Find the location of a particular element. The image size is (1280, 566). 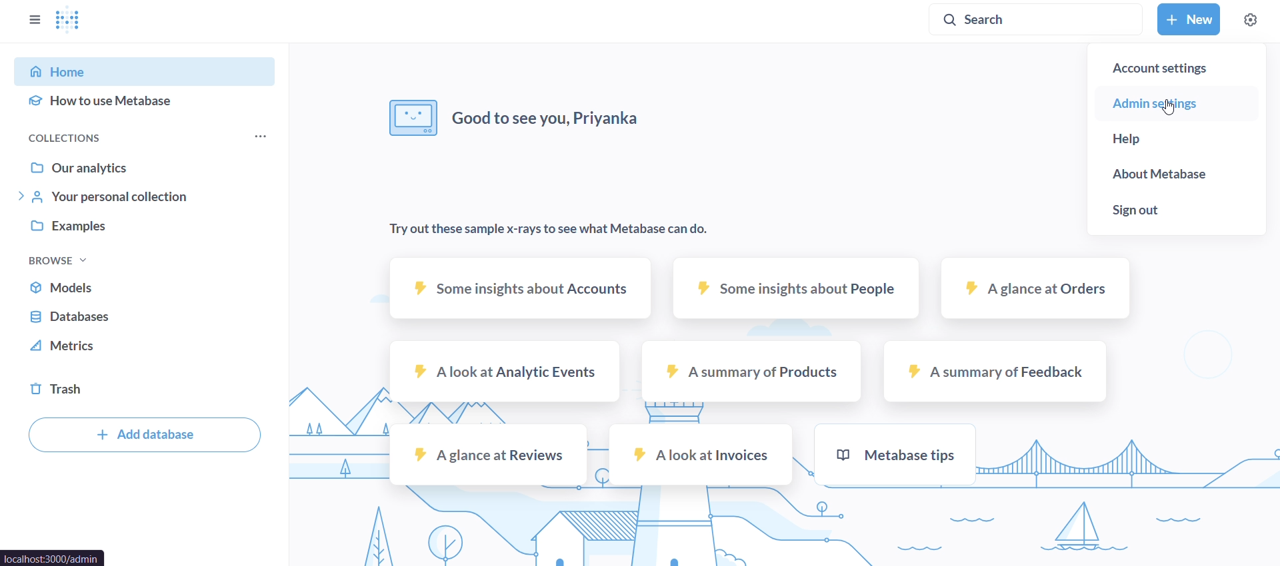

models is located at coordinates (145, 284).